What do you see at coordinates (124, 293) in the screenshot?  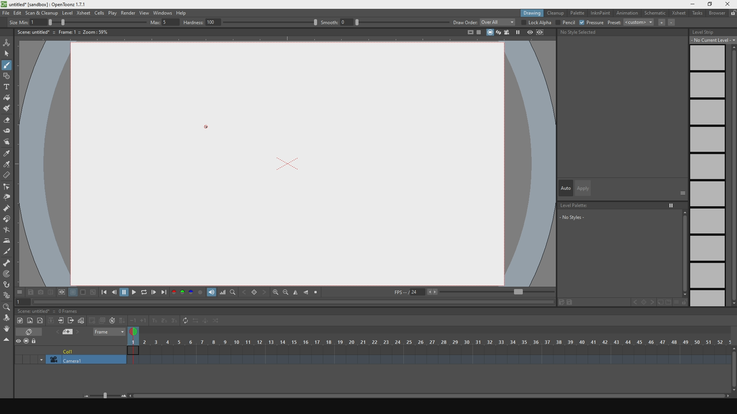 I see `pause` at bounding box center [124, 293].